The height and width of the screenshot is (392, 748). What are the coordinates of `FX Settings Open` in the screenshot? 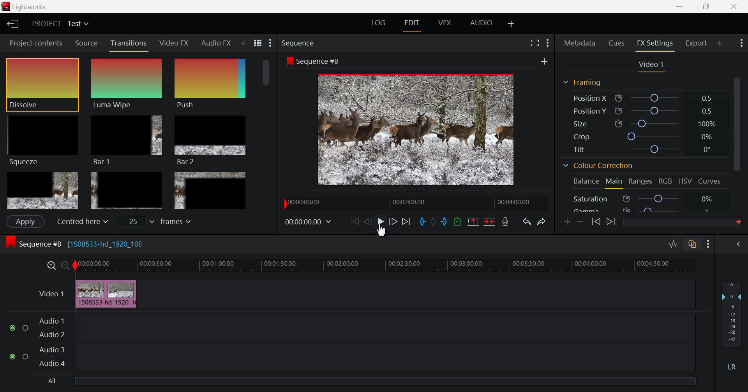 It's located at (655, 44).